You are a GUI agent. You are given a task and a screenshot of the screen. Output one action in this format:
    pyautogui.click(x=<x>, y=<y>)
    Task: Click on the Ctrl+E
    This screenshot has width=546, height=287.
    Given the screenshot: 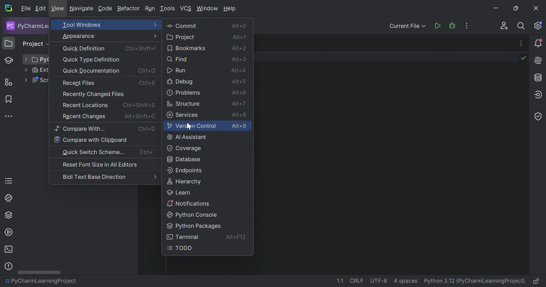 What is the action you would take?
    pyautogui.click(x=147, y=83)
    